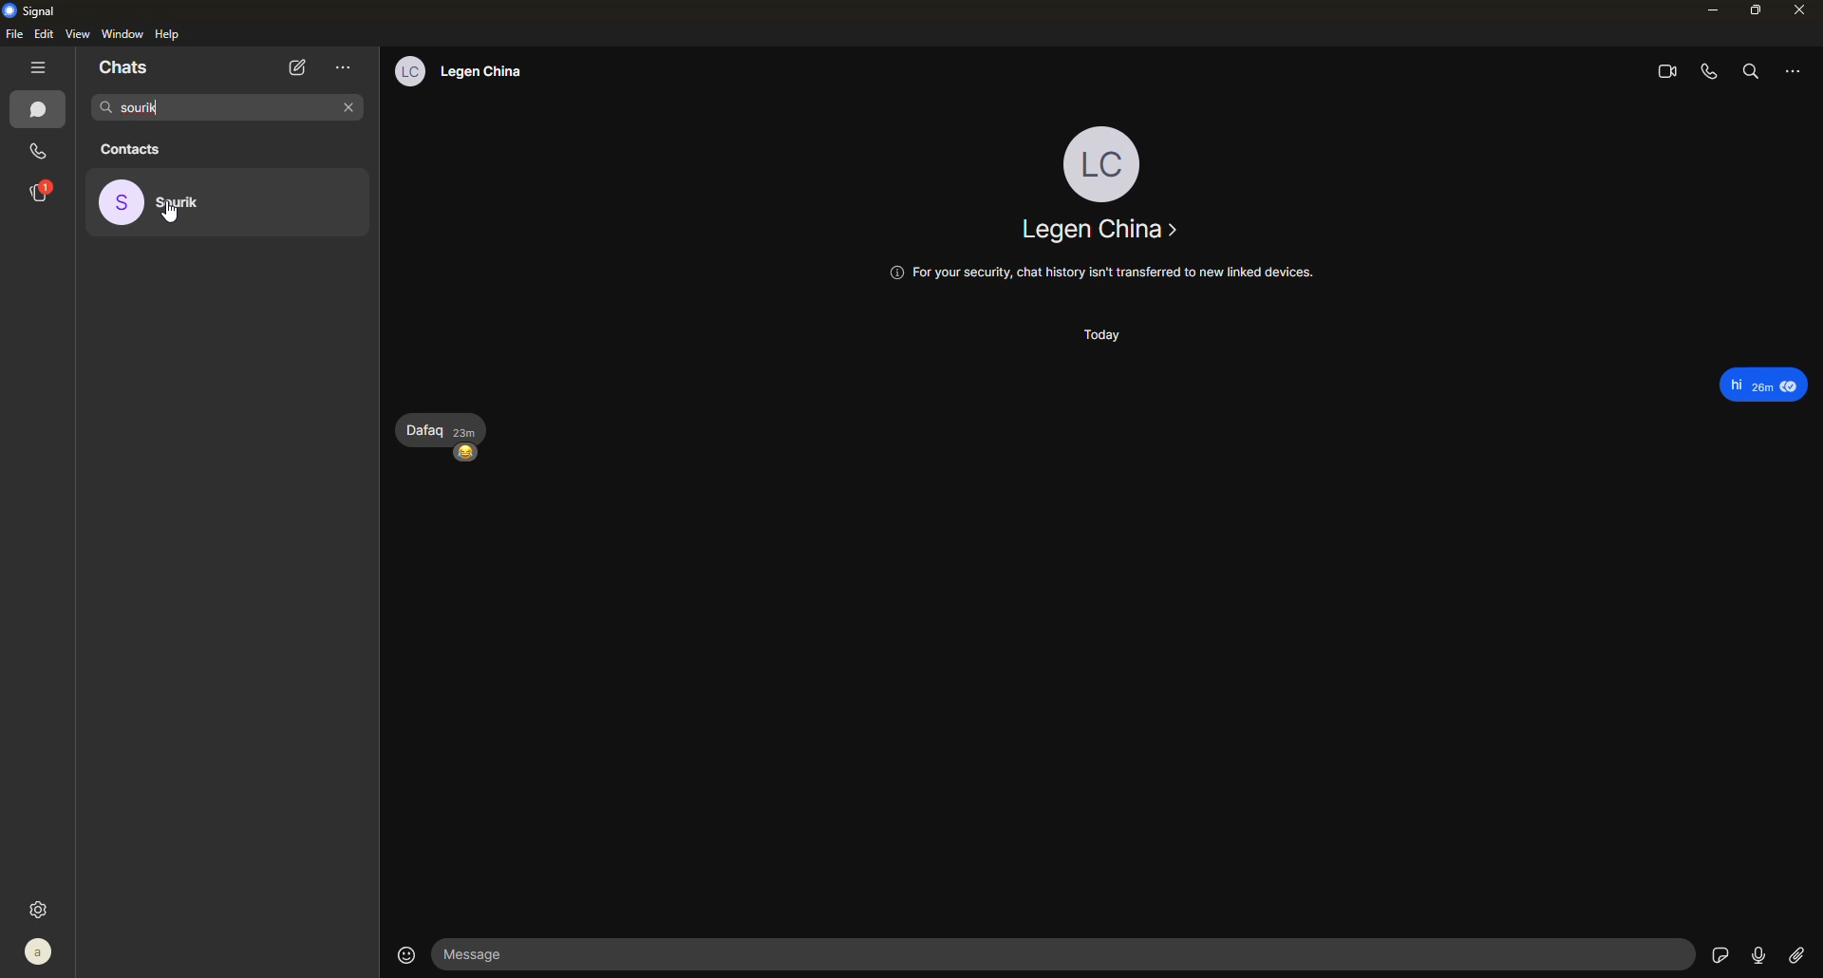  What do you see at coordinates (1802, 954) in the screenshot?
I see `attach` at bounding box center [1802, 954].